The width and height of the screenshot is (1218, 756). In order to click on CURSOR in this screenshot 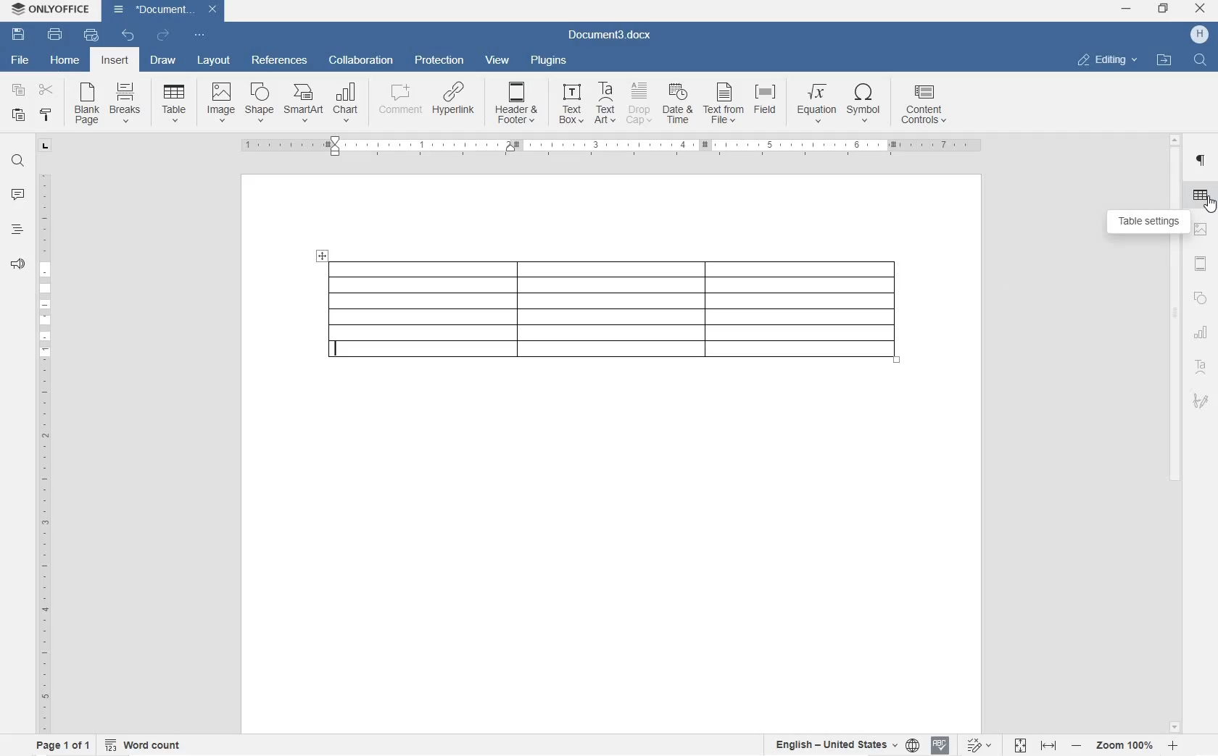, I will do `click(1209, 205)`.